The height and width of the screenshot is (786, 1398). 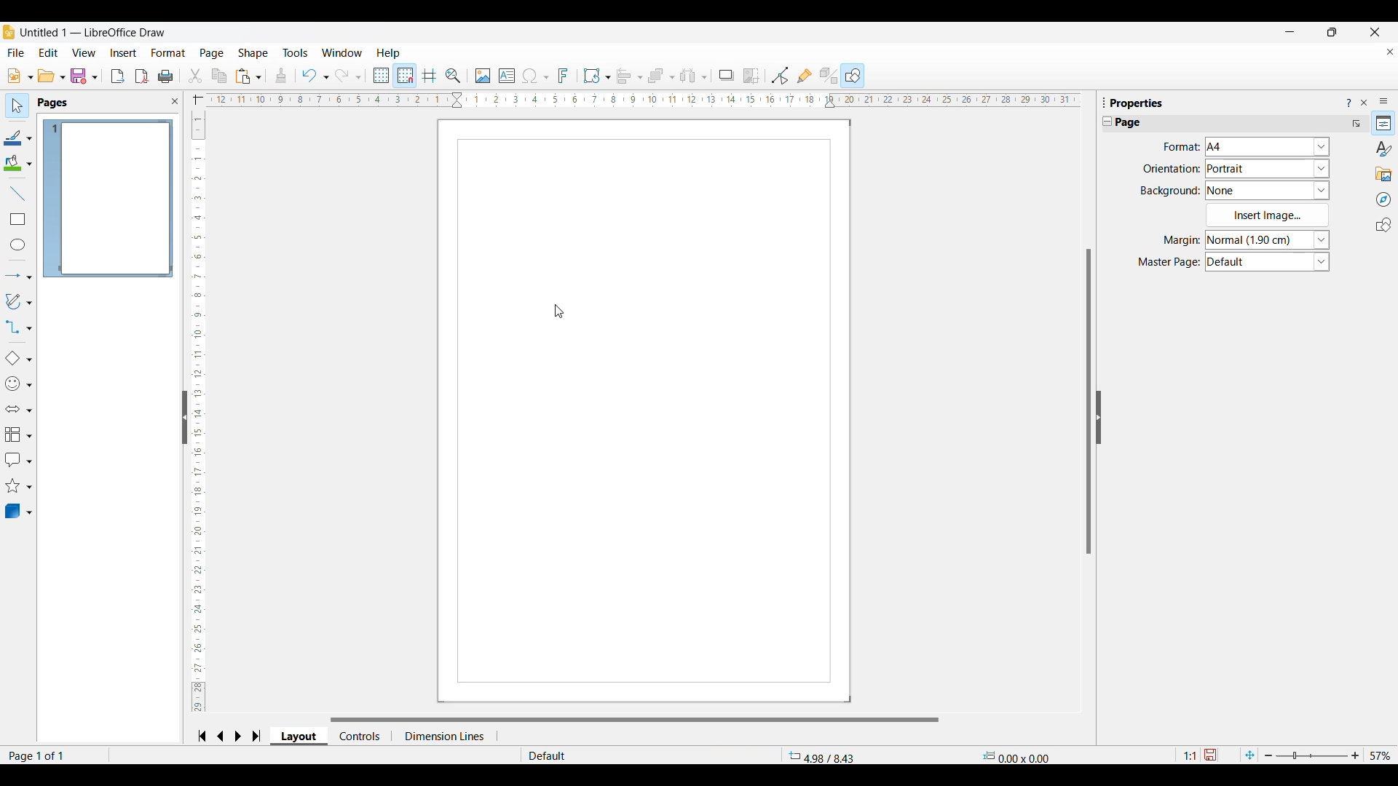 What do you see at coordinates (212, 54) in the screenshot?
I see `Page menu` at bounding box center [212, 54].